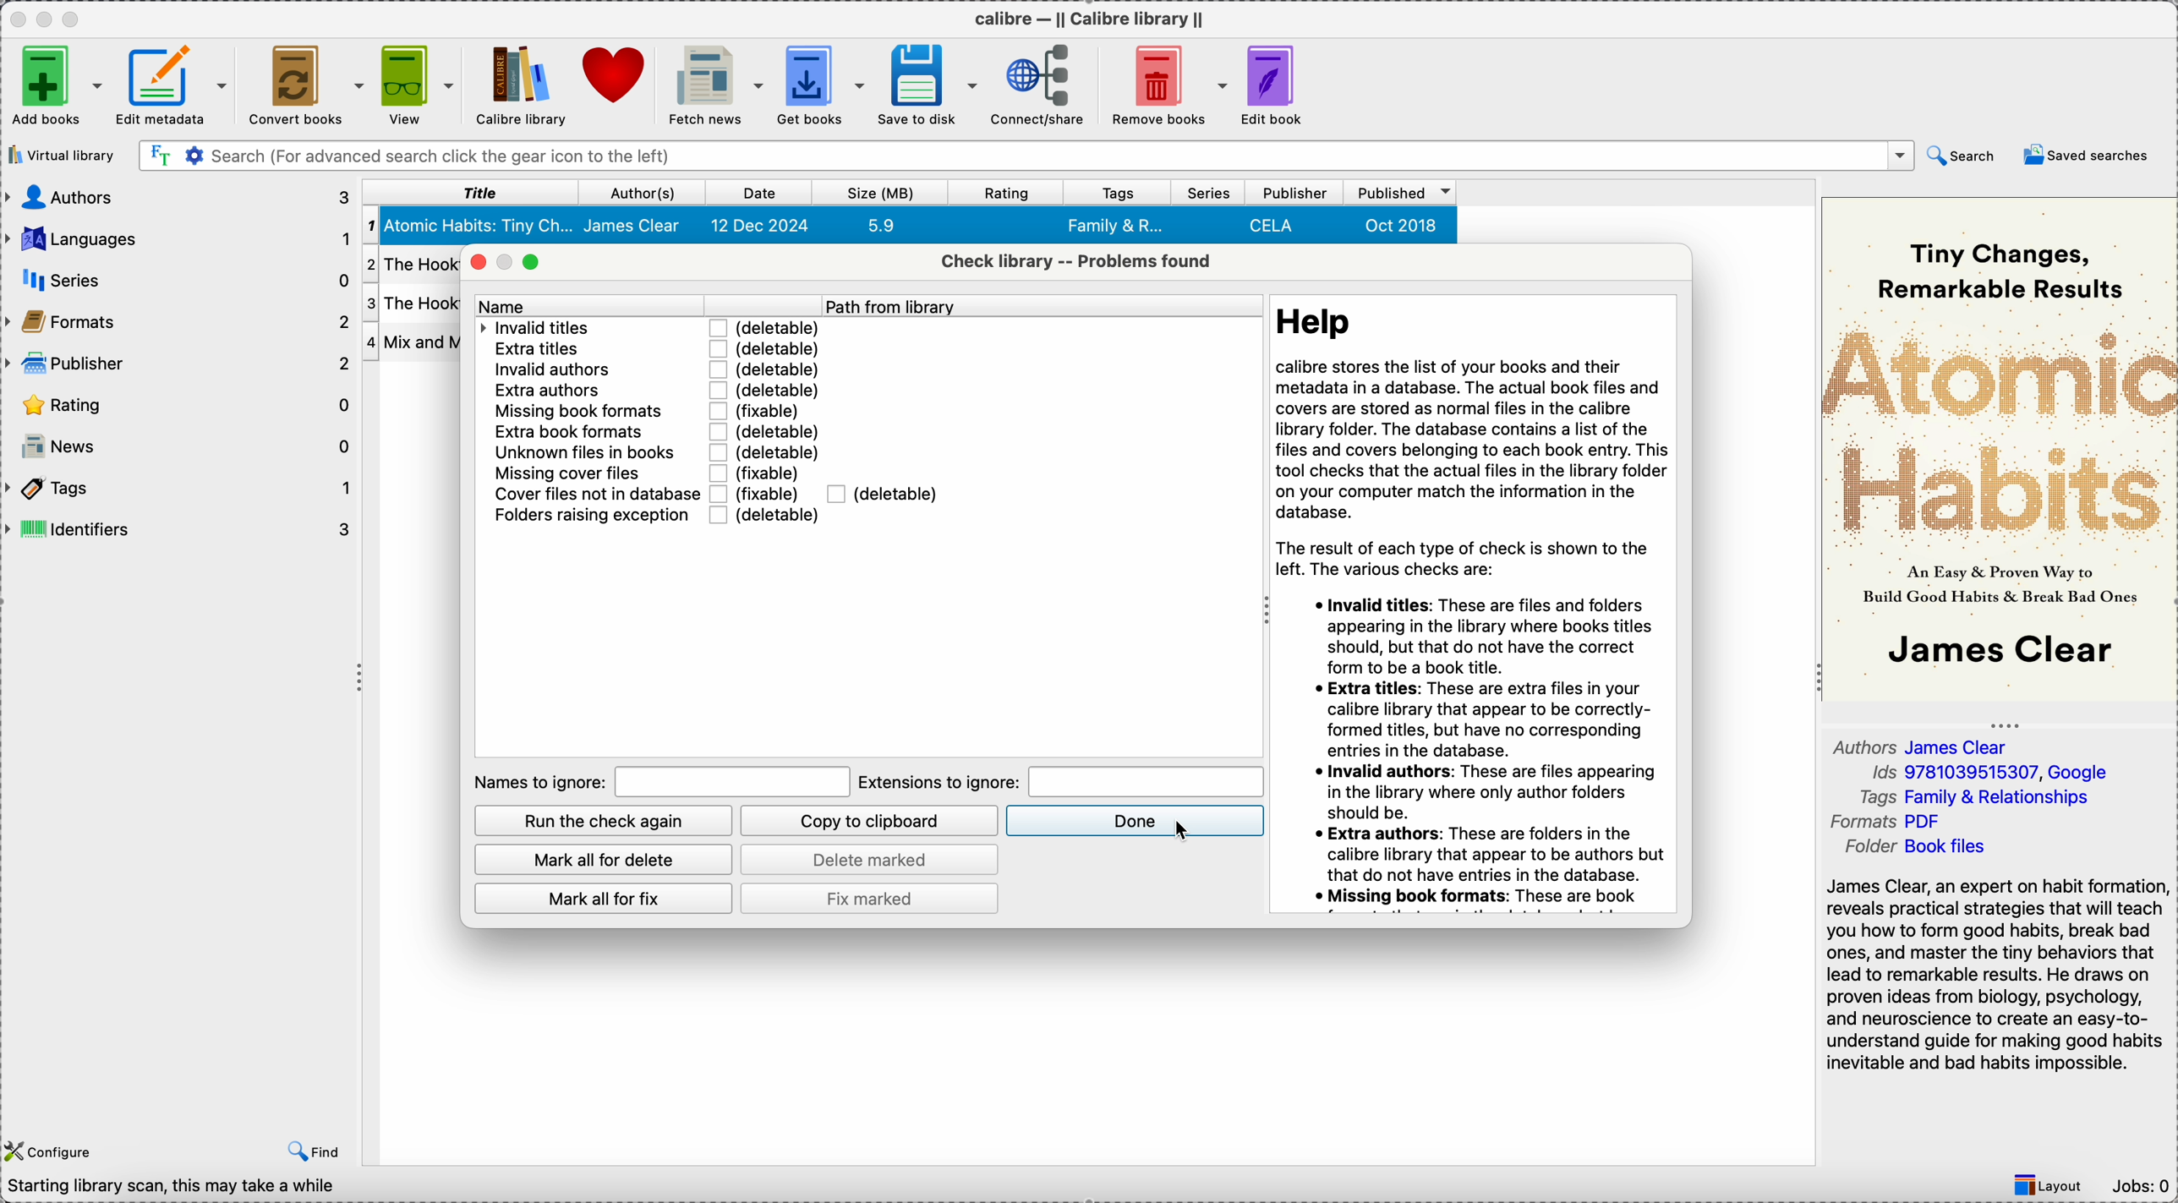  I want to click on fixable, so click(765, 471).